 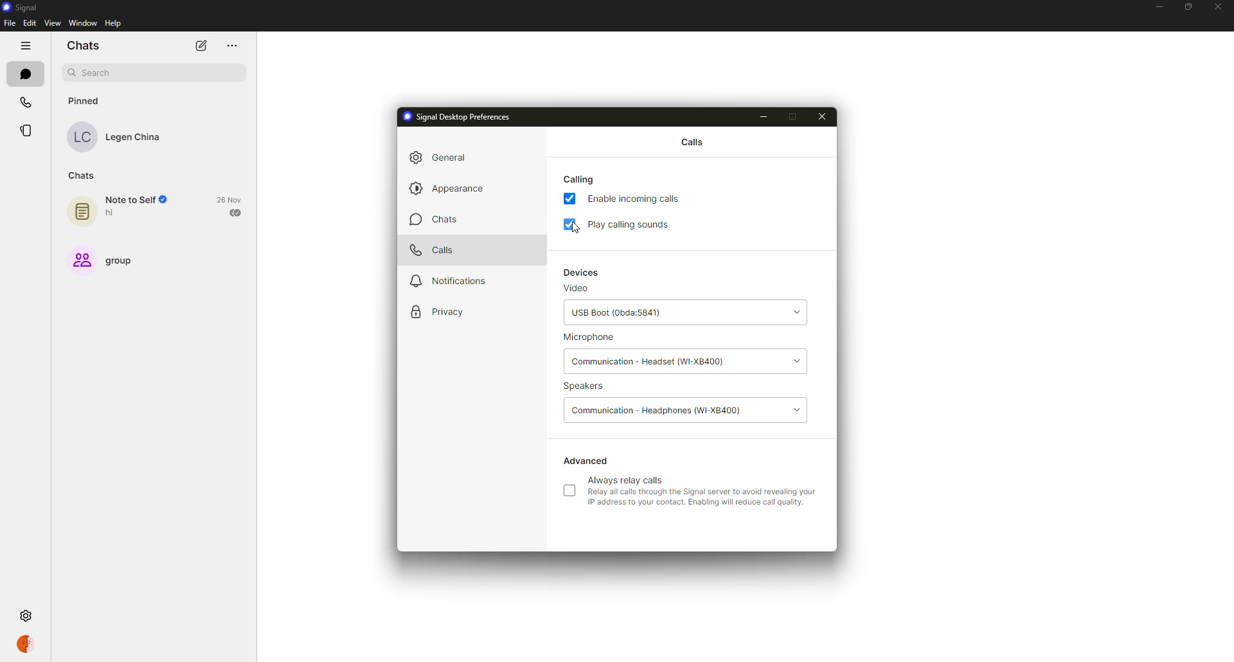 What do you see at coordinates (577, 288) in the screenshot?
I see `video` at bounding box center [577, 288].